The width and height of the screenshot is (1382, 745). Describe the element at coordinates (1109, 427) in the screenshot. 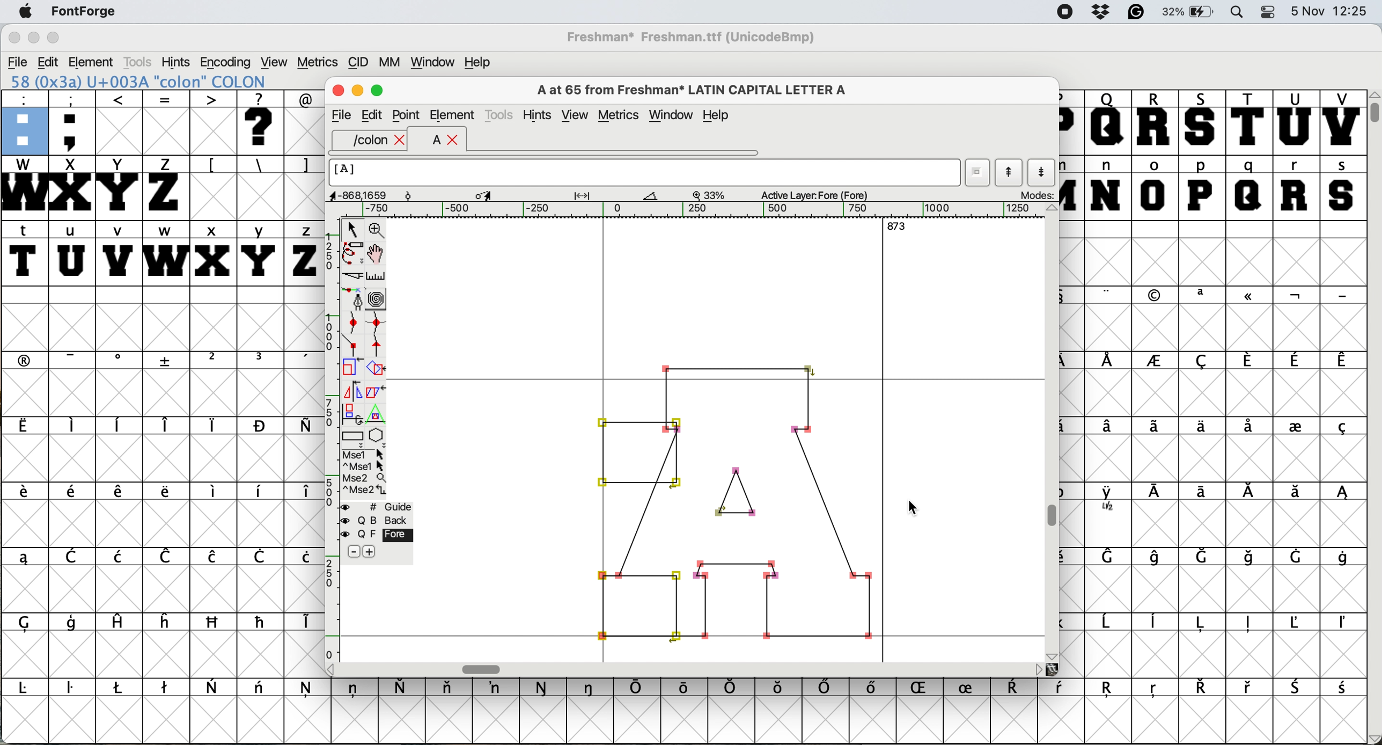

I see `symbol` at that location.